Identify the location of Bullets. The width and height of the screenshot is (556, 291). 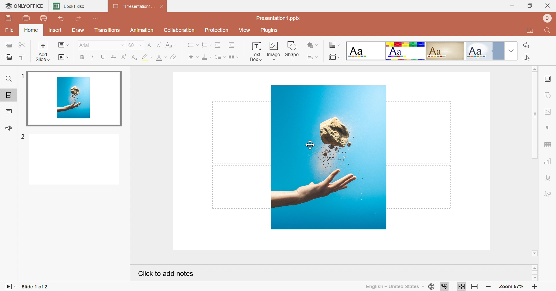
(193, 45).